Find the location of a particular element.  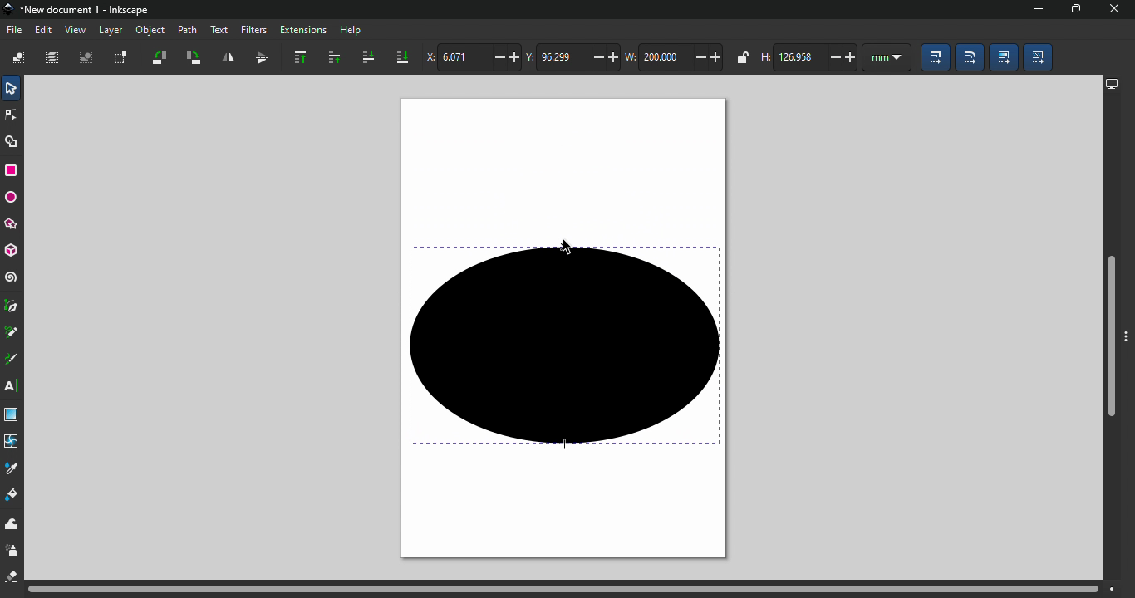

Filters is located at coordinates (253, 30).